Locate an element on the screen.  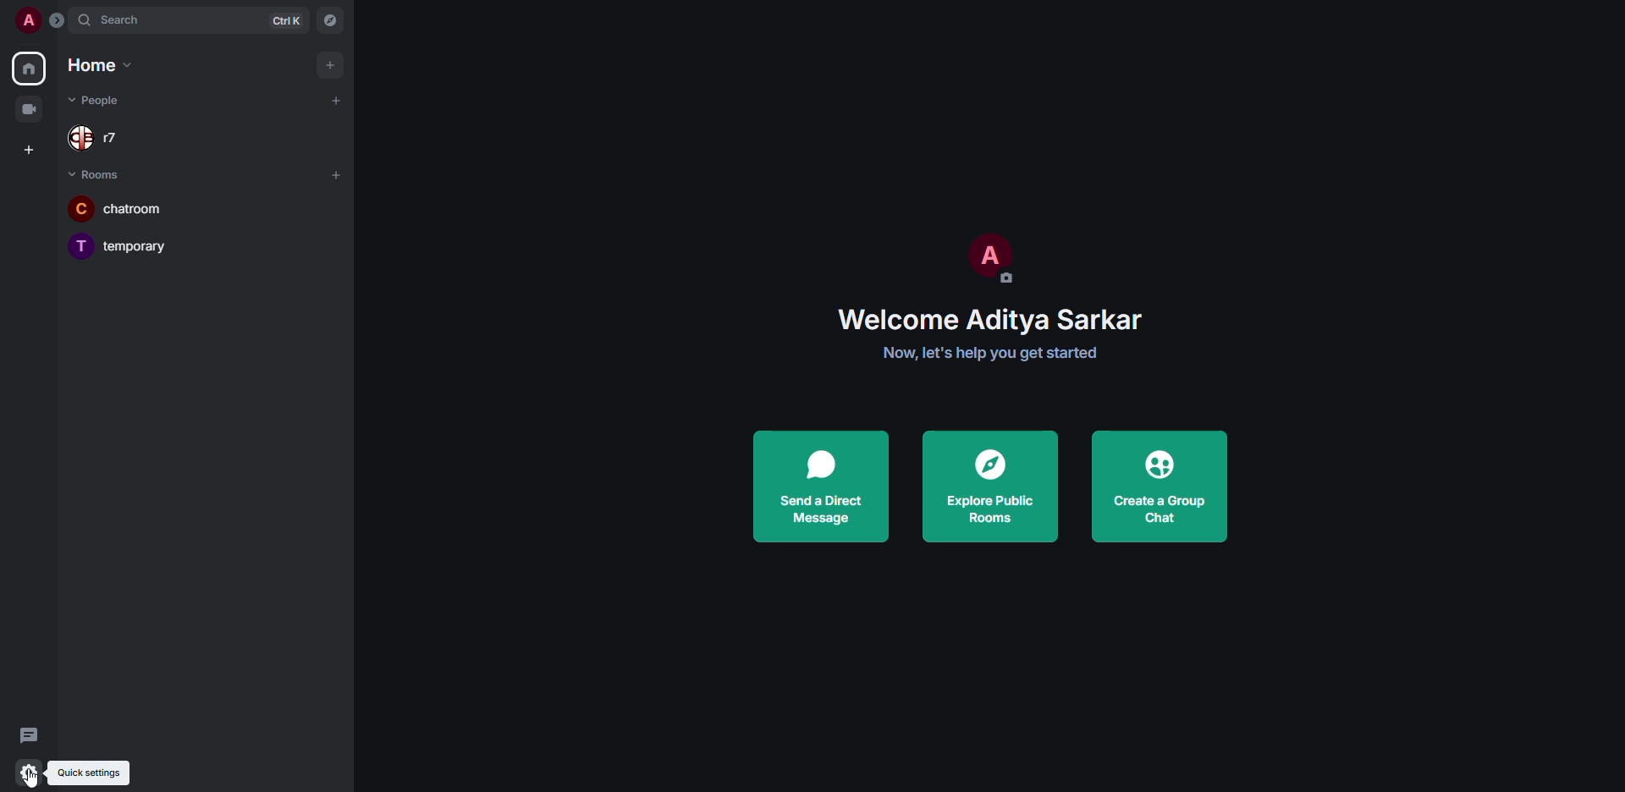
threads is located at coordinates (27, 734).